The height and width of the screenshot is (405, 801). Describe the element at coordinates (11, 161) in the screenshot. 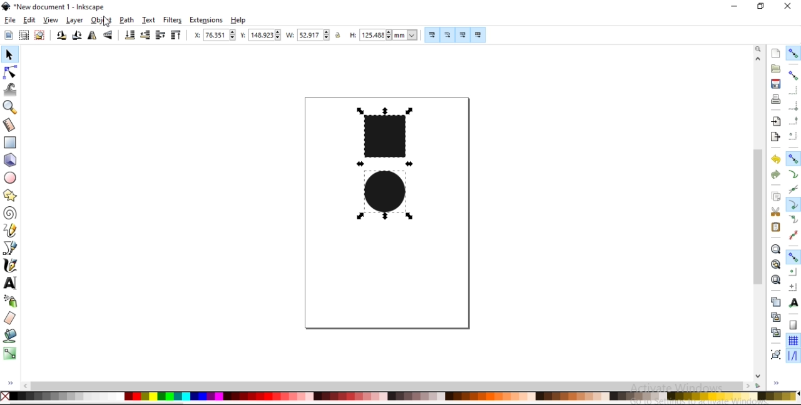

I see `create 3d boxes` at that location.